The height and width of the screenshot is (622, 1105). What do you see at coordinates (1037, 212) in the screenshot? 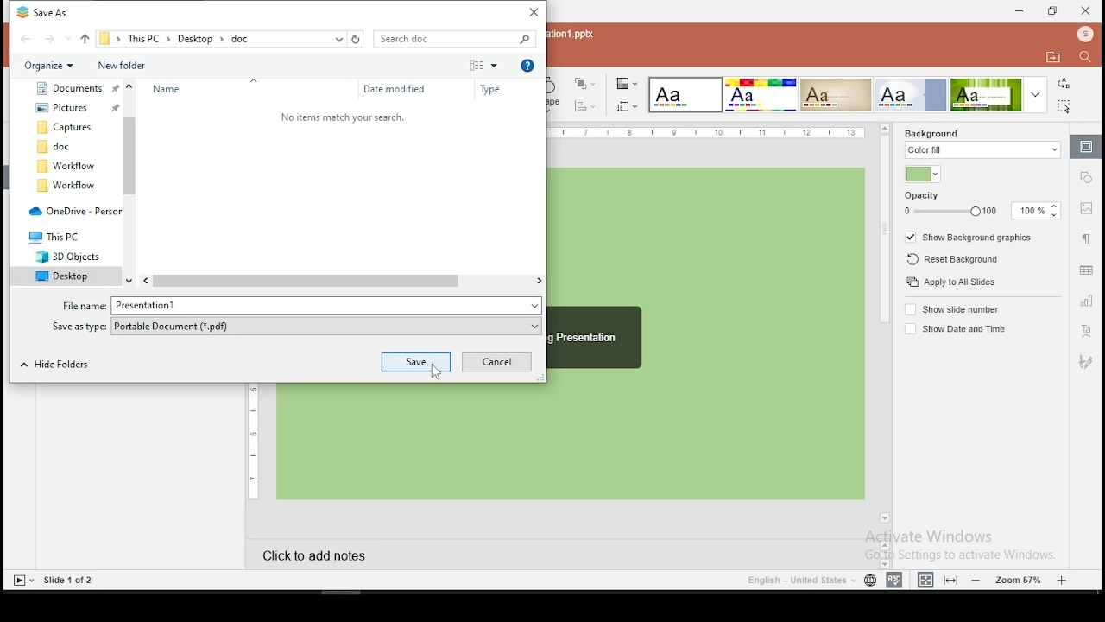
I see `opacity input` at bounding box center [1037, 212].